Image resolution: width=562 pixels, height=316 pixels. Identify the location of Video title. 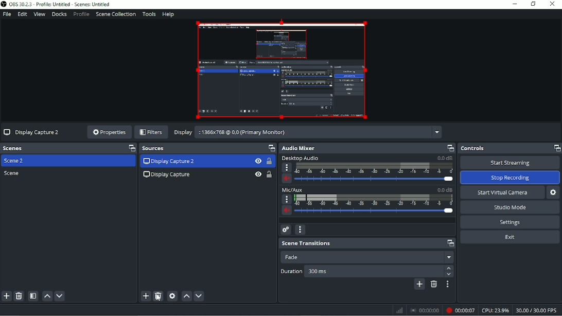
(31, 132).